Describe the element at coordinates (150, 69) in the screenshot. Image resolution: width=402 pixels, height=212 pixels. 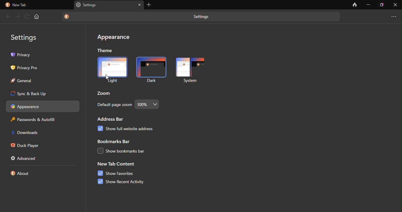
I see `dark` at that location.